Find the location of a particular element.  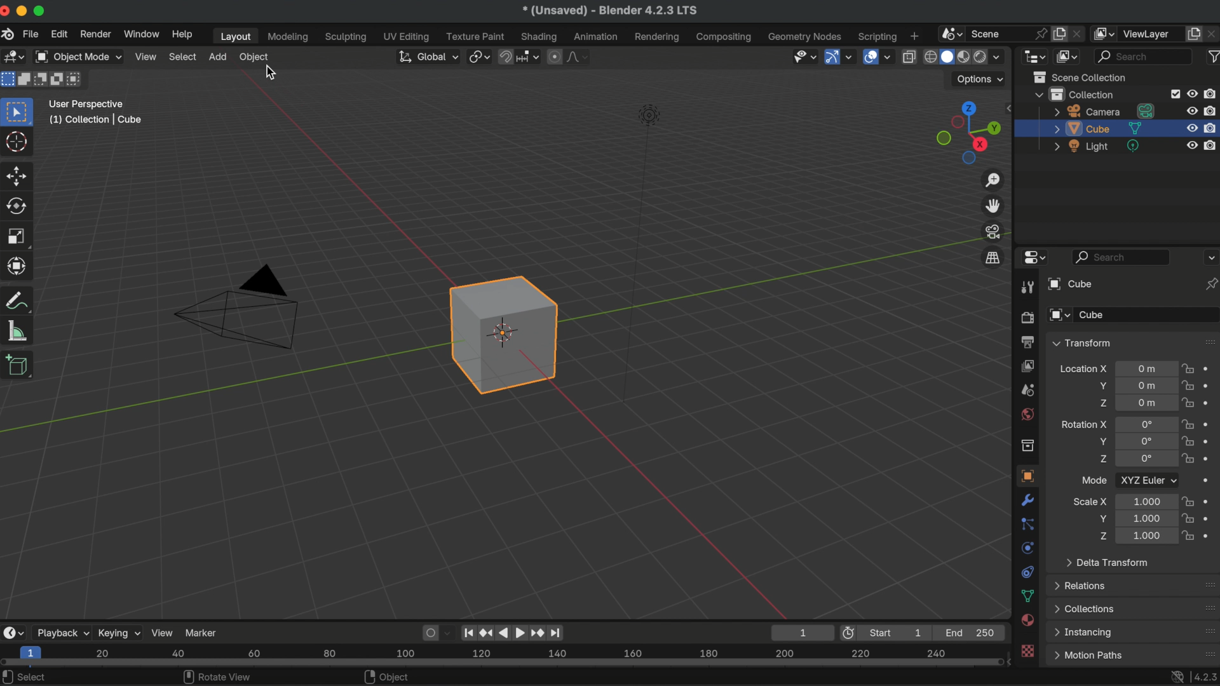

measure is located at coordinates (18, 330).